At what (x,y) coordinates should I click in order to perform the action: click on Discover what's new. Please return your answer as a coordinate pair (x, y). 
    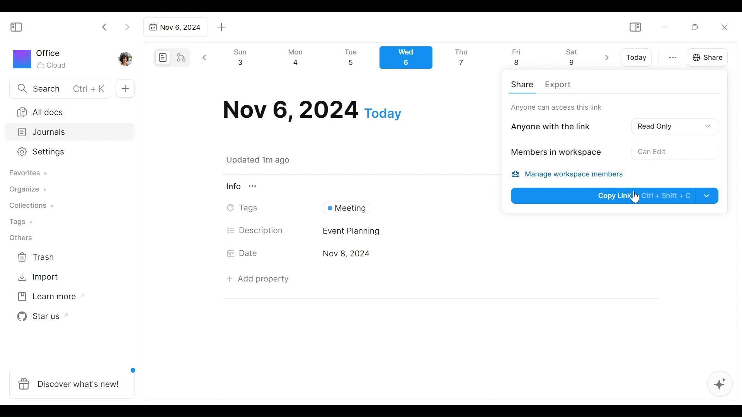
    Looking at the image, I should click on (75, 380).